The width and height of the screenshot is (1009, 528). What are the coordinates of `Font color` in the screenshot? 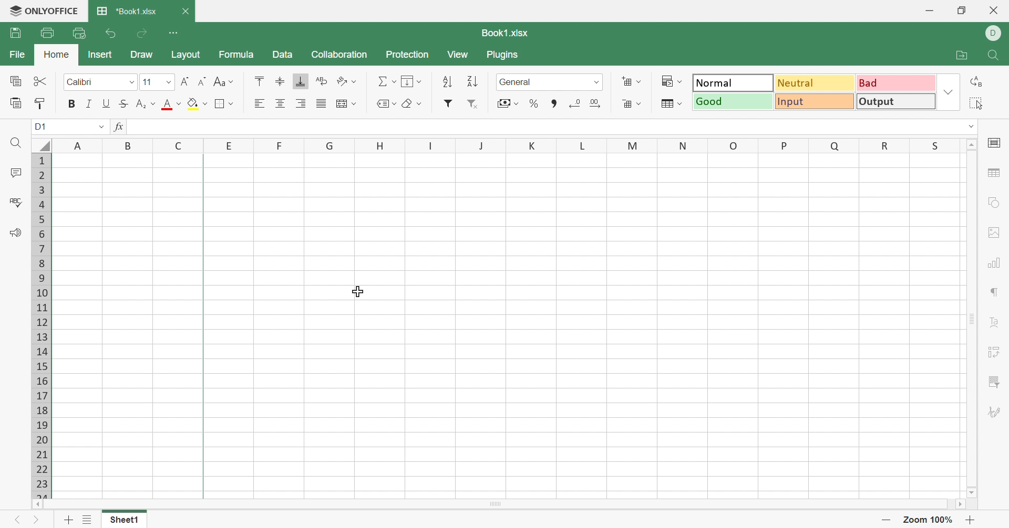 It's located at (169, 104).